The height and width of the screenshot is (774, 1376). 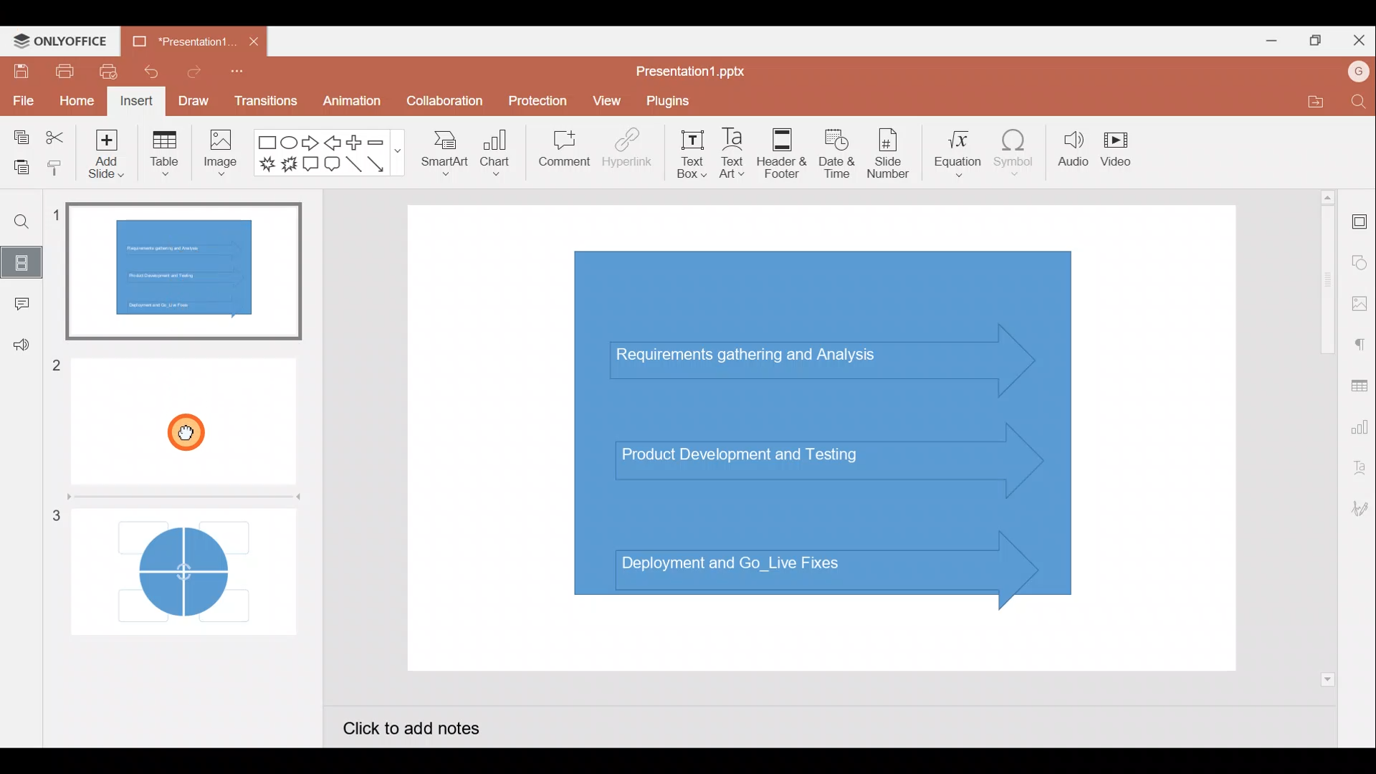 I want to click on Find, so click(x=24, y=224).